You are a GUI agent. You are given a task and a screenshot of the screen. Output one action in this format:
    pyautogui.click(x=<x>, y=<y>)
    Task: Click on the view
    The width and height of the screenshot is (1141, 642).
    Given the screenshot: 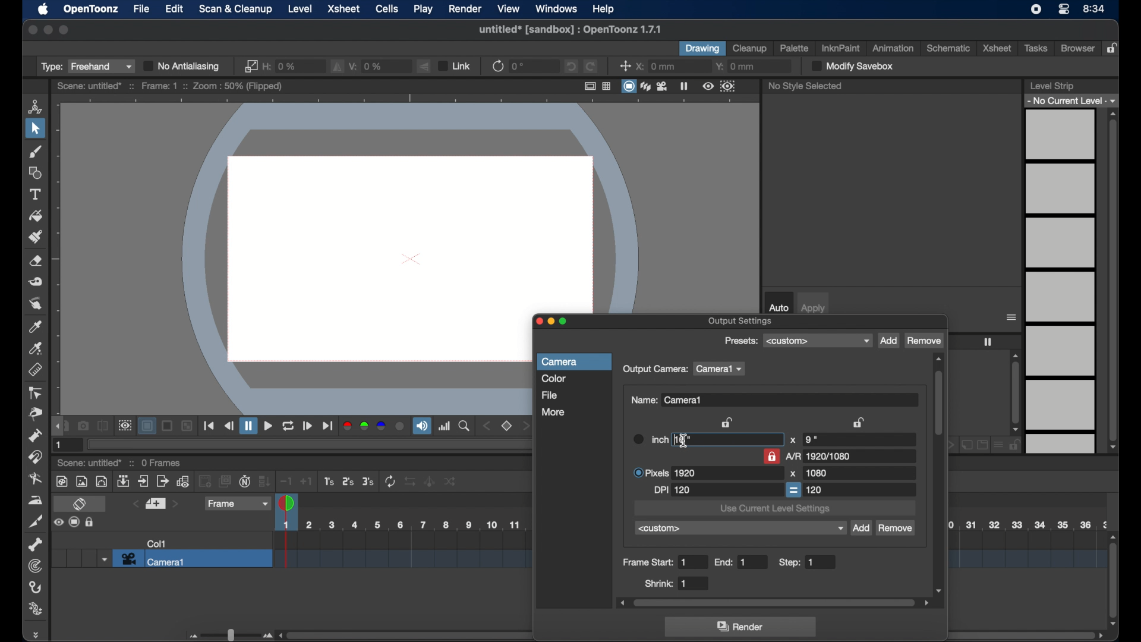 What is the action you would take?
    pyautogui.click(x=509, y=8)
    